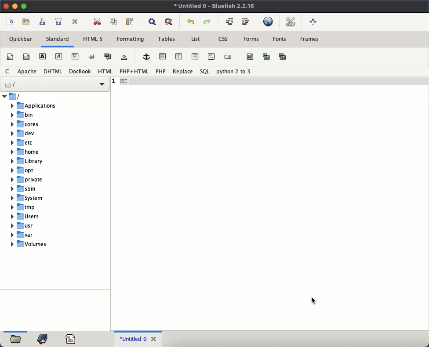 The image size is (429, 347). I want to click on usr, so click(44, 226).